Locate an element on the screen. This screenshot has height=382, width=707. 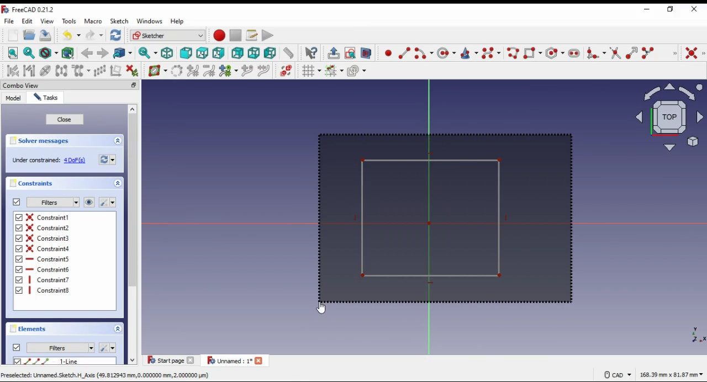
refresh is located at coordinates (108, 159).